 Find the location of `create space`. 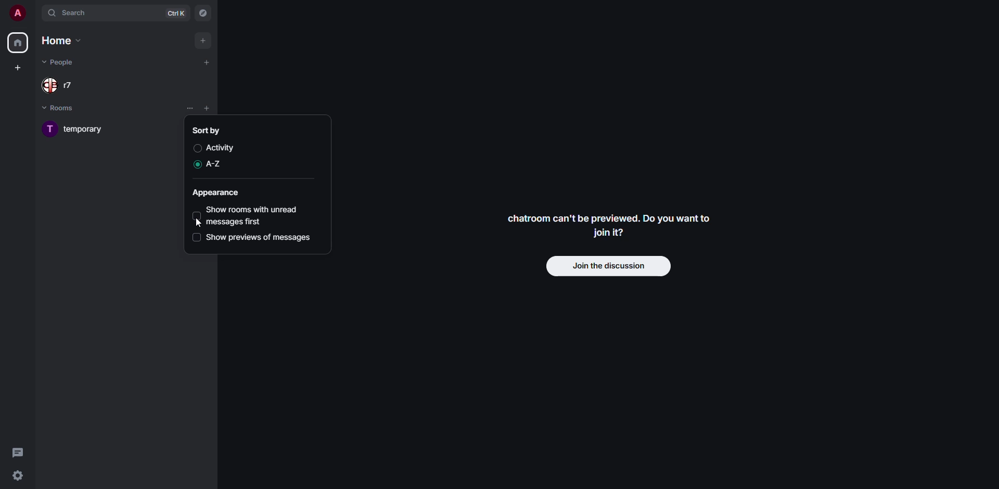

create space is located at coordinates (17, 67).